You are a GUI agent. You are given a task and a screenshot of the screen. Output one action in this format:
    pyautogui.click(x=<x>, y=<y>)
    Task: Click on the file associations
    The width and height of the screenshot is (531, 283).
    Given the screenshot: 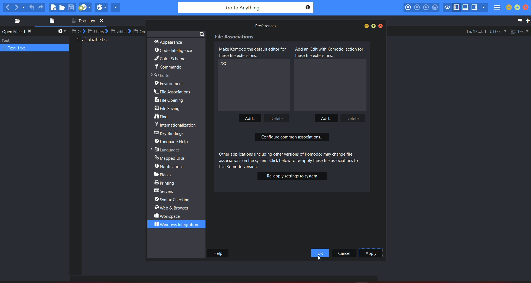 What is the action you would take?
    pyautogui.click(x=173, y=91)
    